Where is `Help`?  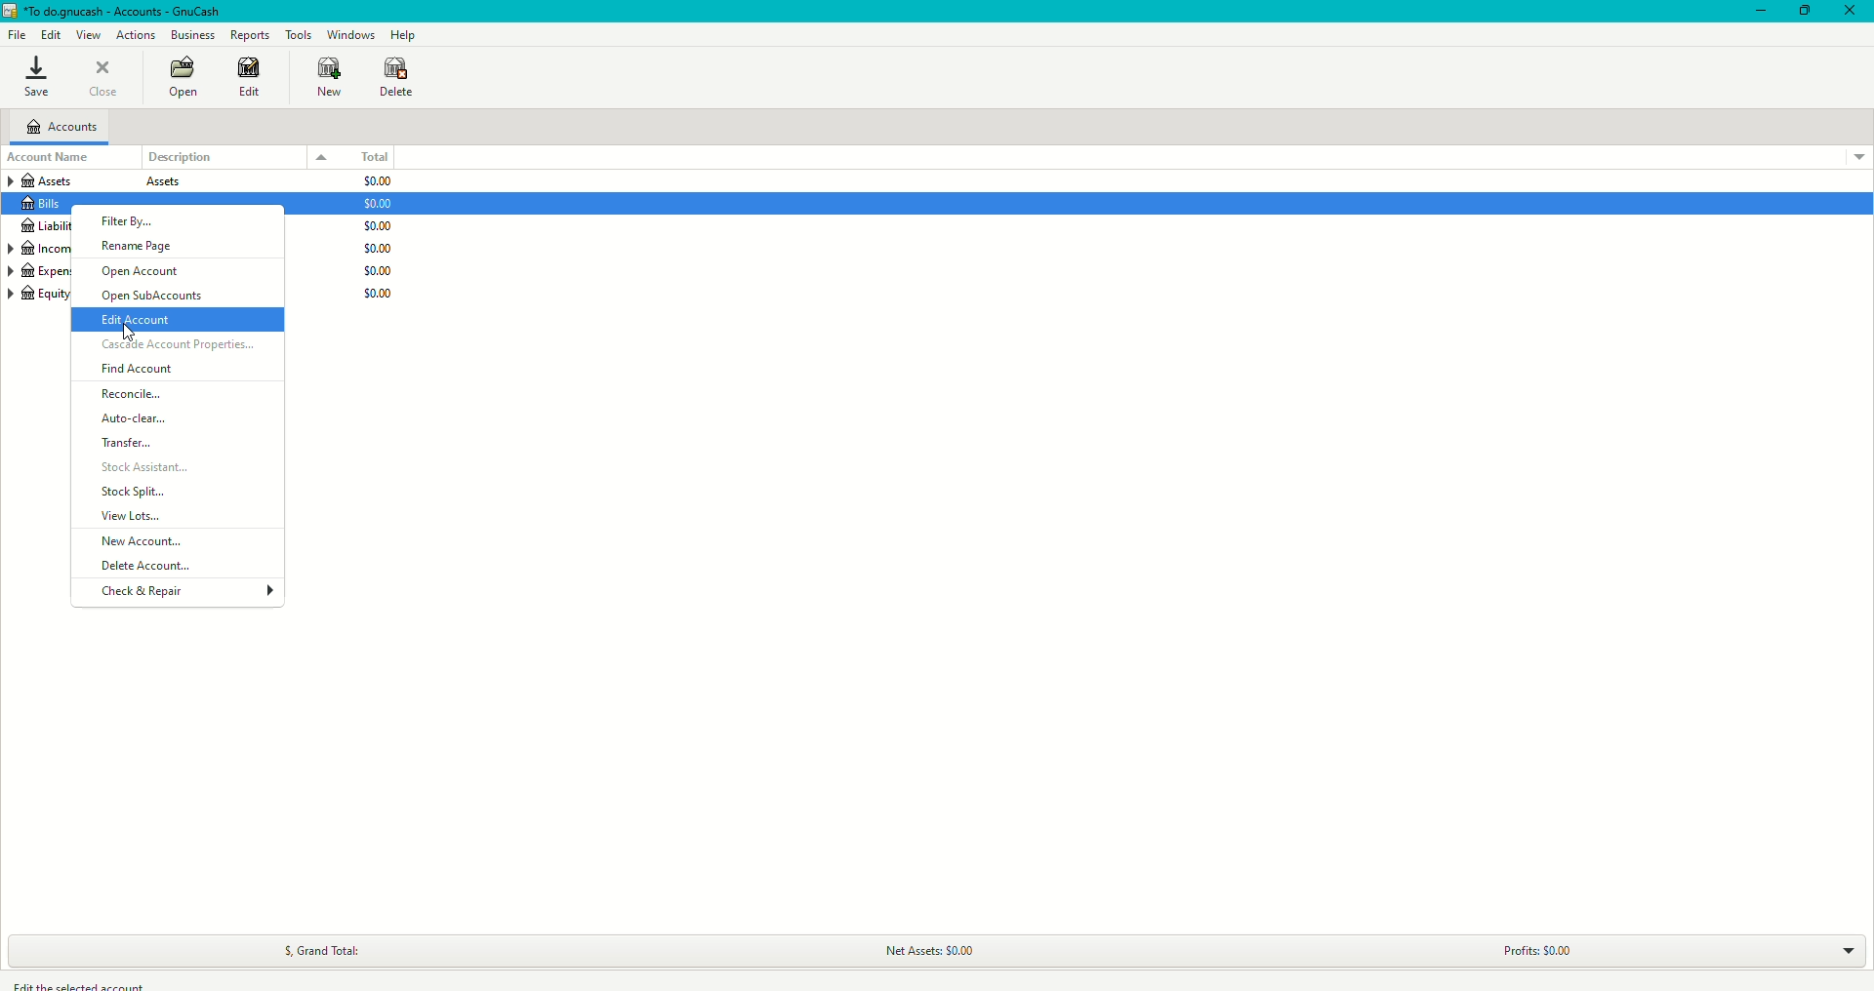
Help is located at coordinates (404, 36).